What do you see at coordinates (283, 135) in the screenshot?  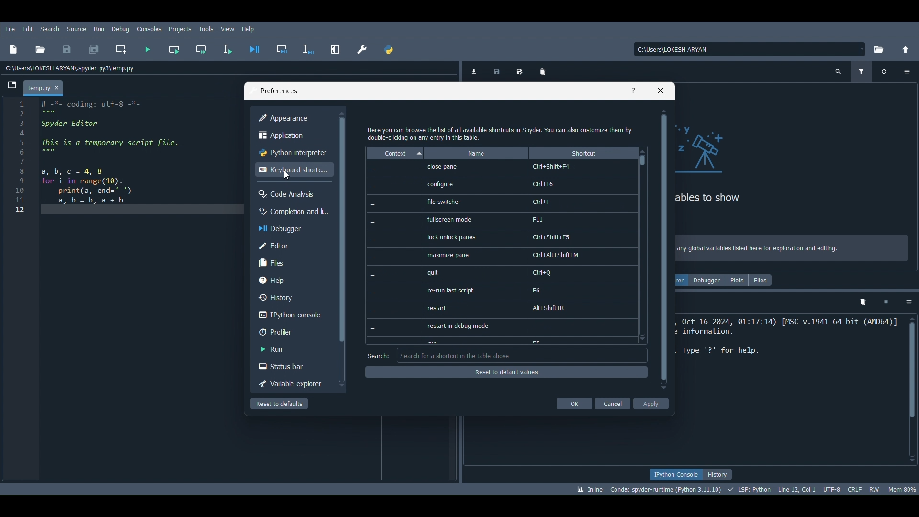 I see `Application` at bounding box center [283, 135].